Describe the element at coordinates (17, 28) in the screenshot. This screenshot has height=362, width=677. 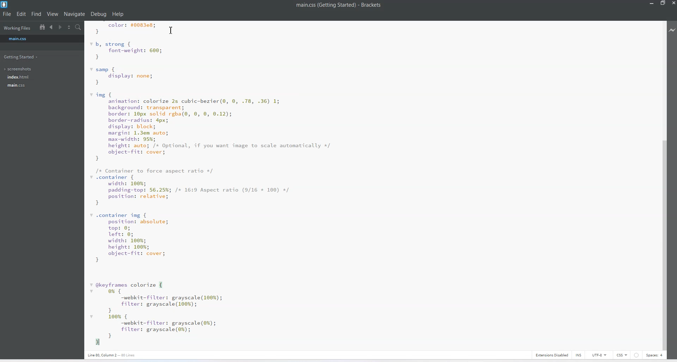
I see `Working Files` at that location.